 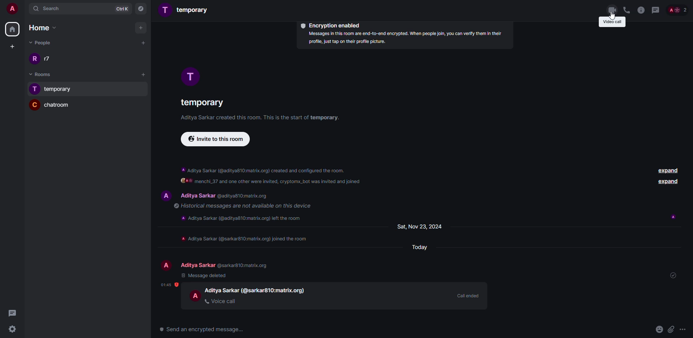 I want to click on invite, so click(x=215, y=140).